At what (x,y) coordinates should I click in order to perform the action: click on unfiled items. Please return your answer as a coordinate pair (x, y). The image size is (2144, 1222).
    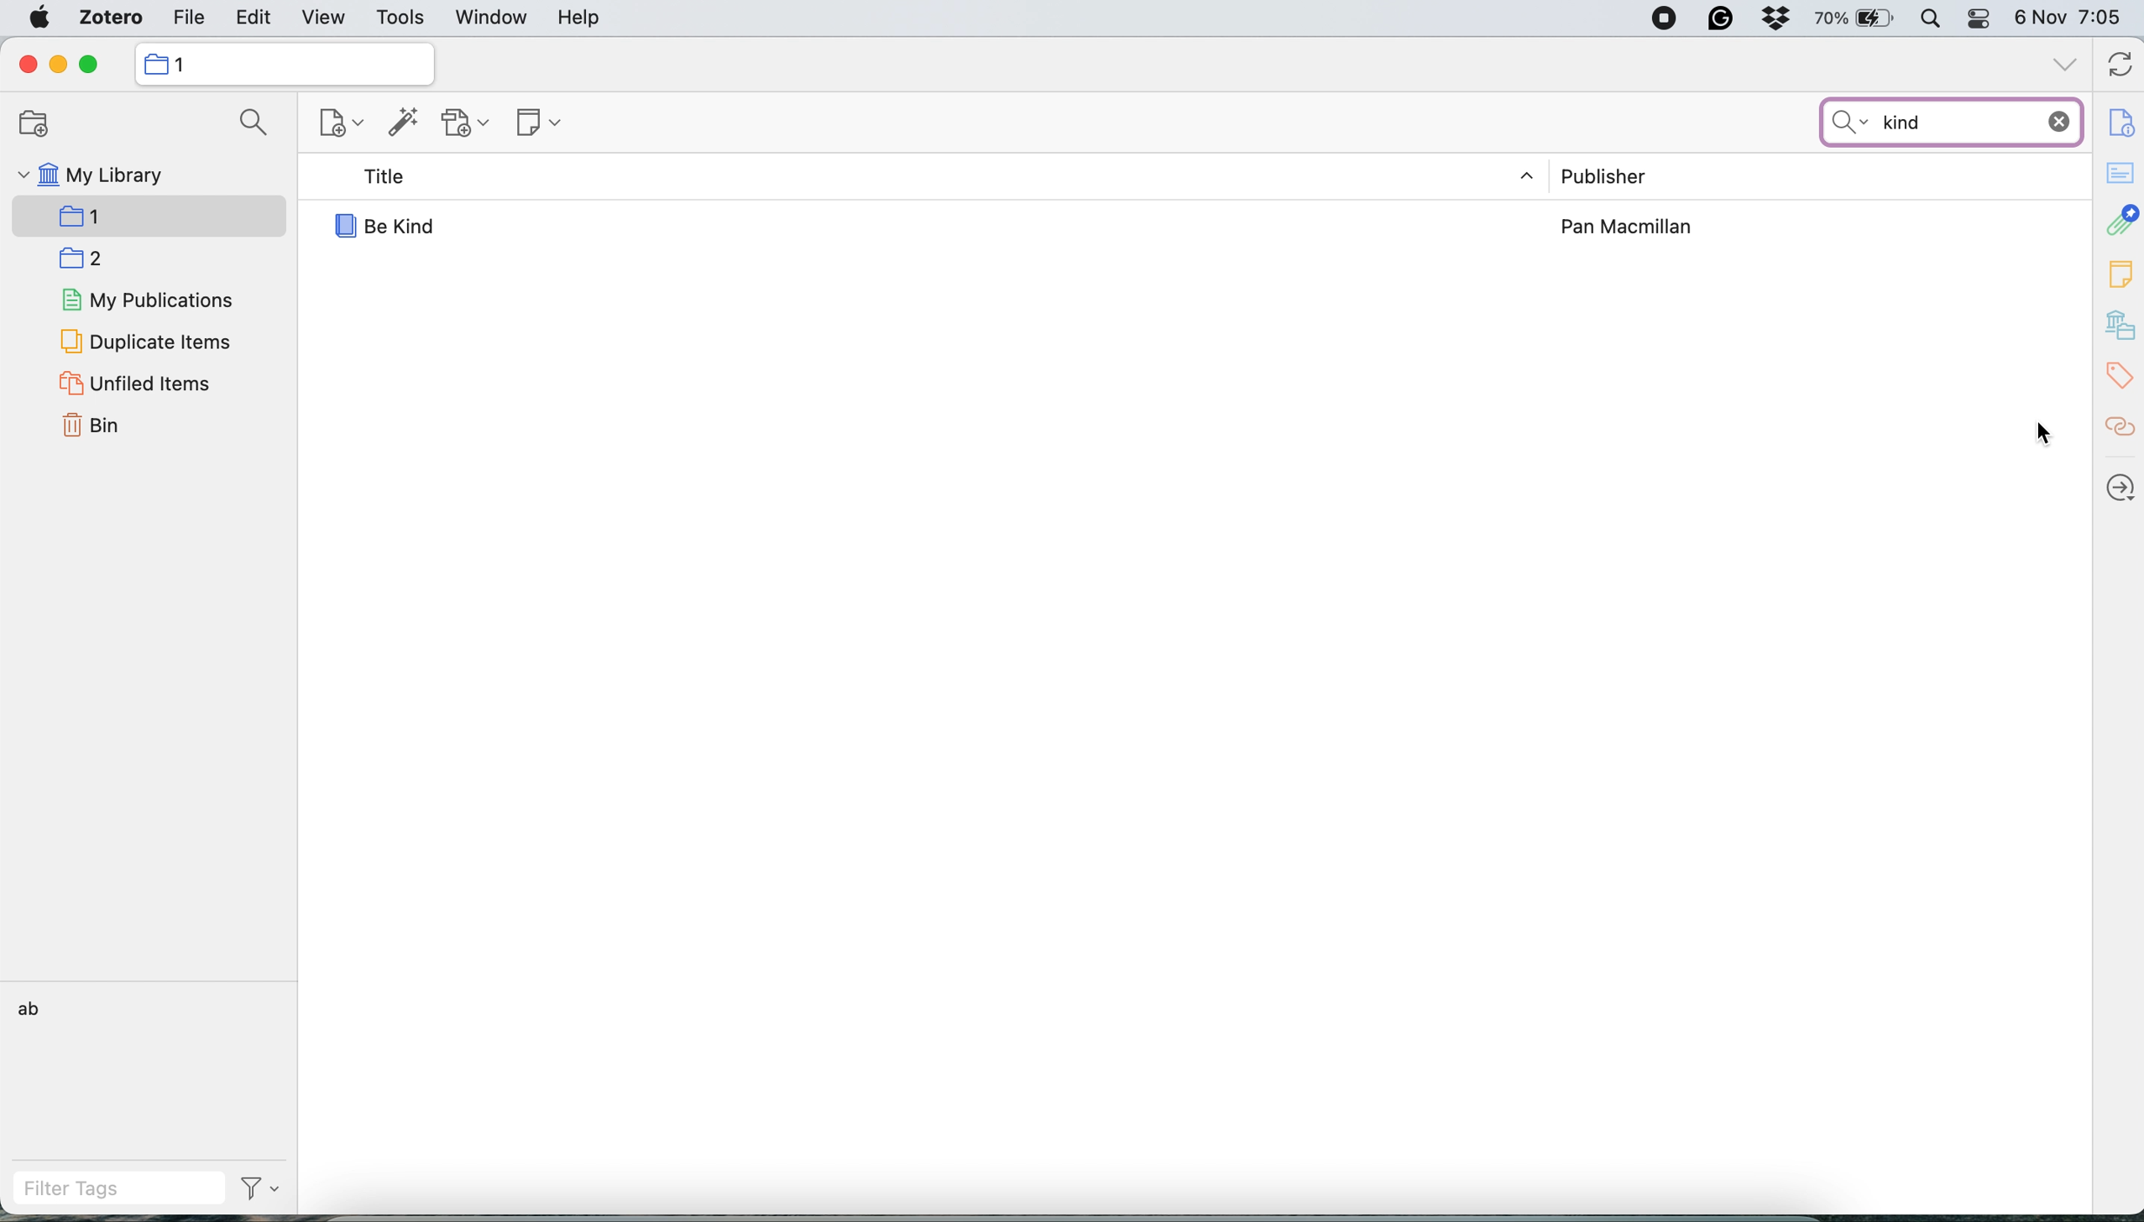
    Looking at the image, I should click on (137, 383).